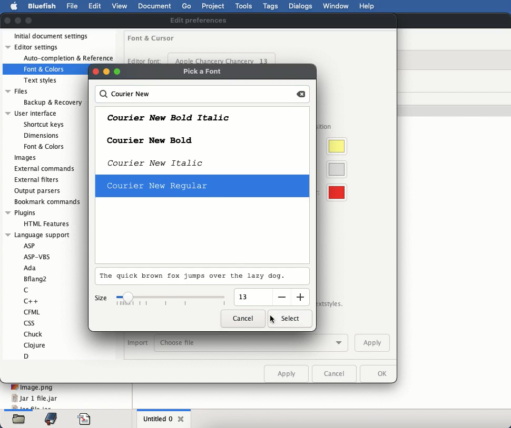  Describe the element at coordinates (37, 180) in the screenshot. I see `external filters ` at that location.